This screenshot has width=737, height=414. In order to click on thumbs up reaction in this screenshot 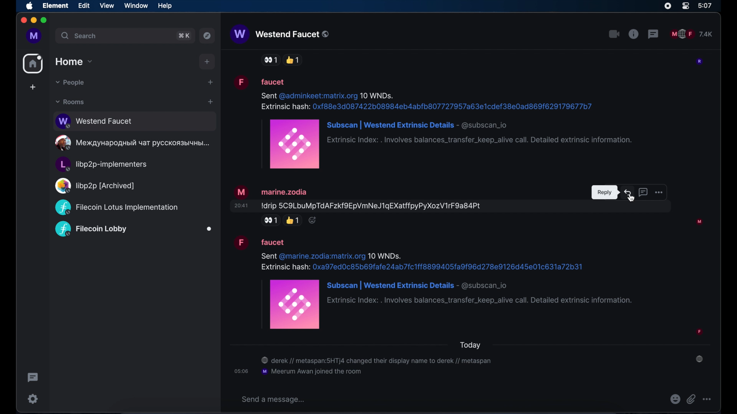, I will do `click(294, 61)`.